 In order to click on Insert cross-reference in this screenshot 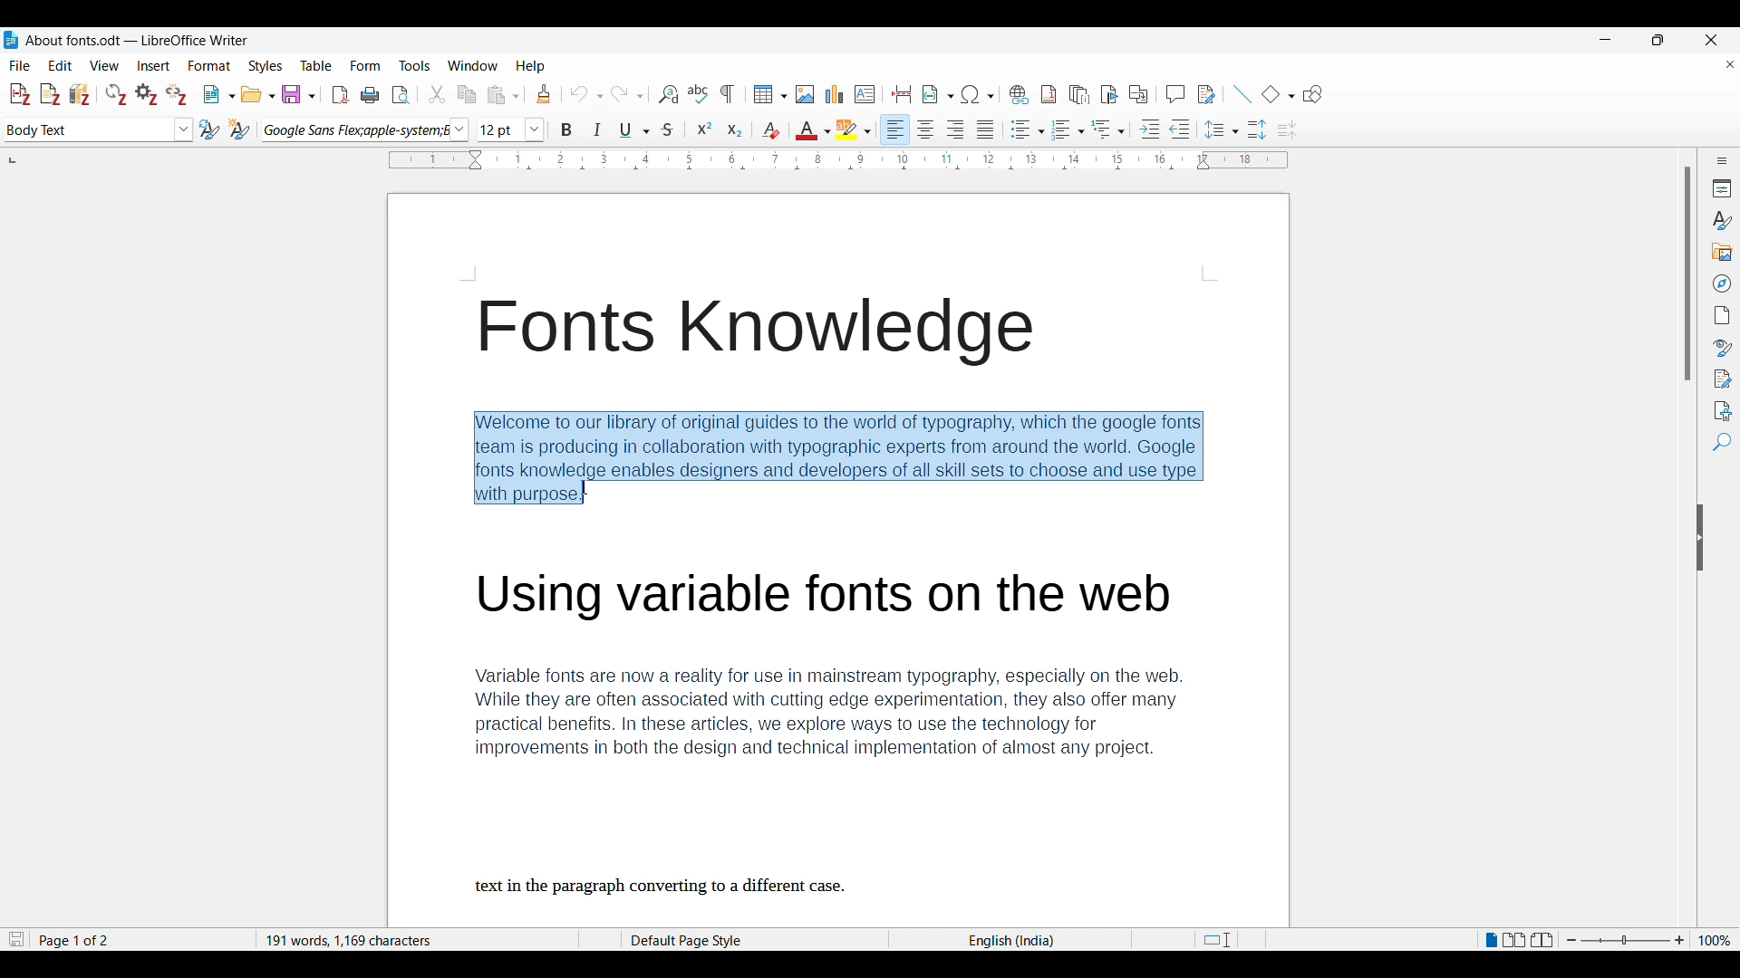, I will do `click(1139, 94)`.